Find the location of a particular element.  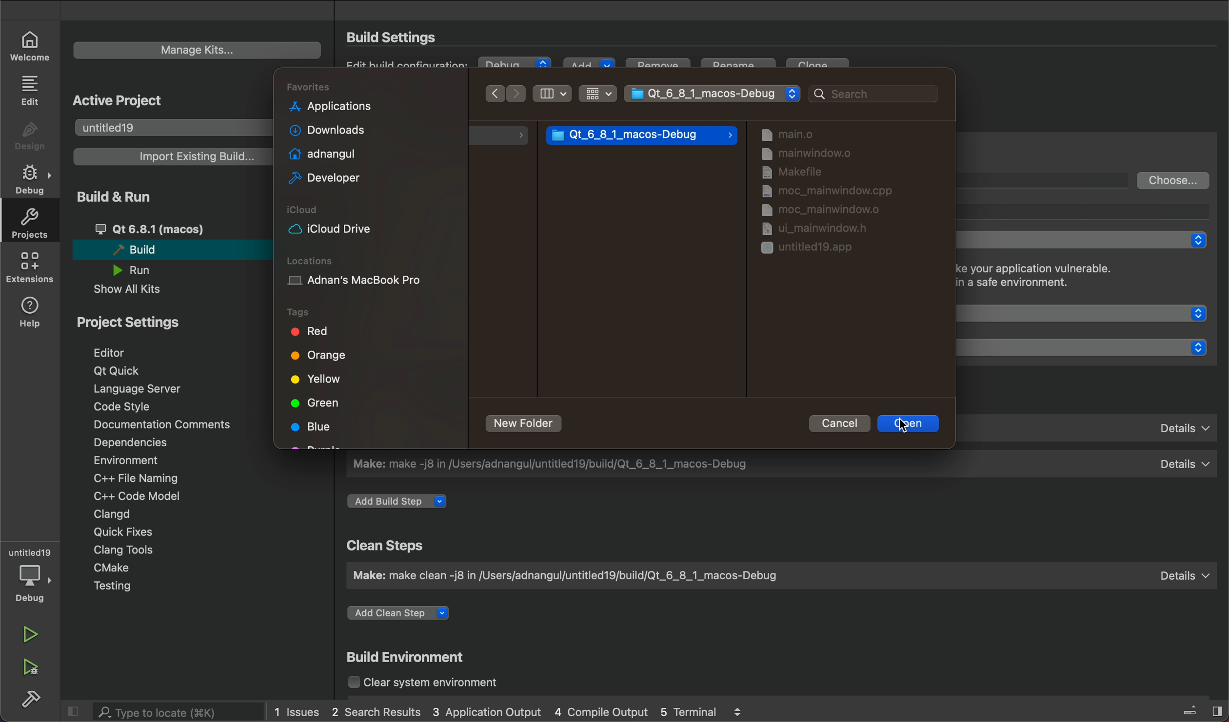

active project is located at coordinates (121, 98).